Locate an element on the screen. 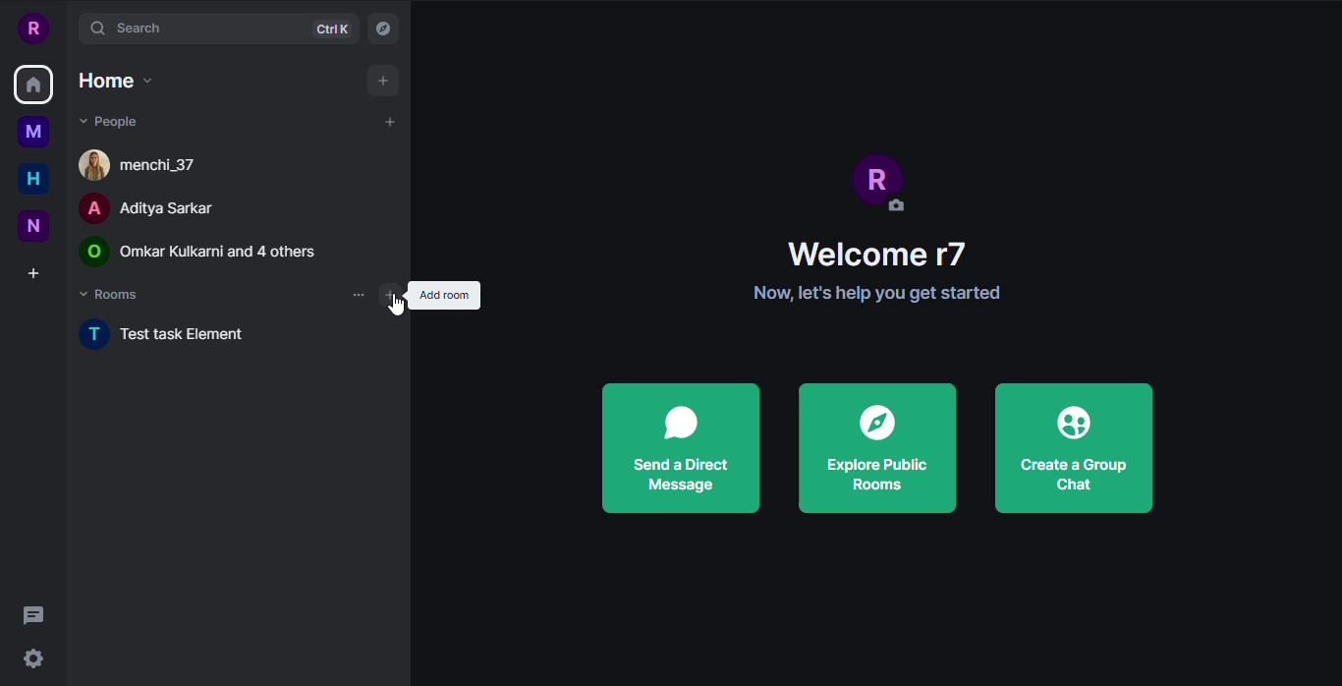  create a space is located at coordinates (33, 273).